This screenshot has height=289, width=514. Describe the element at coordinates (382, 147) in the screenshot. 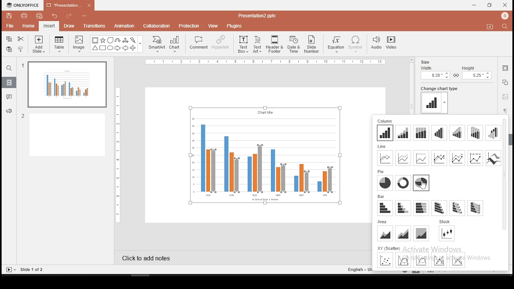

I see `line` at that location.